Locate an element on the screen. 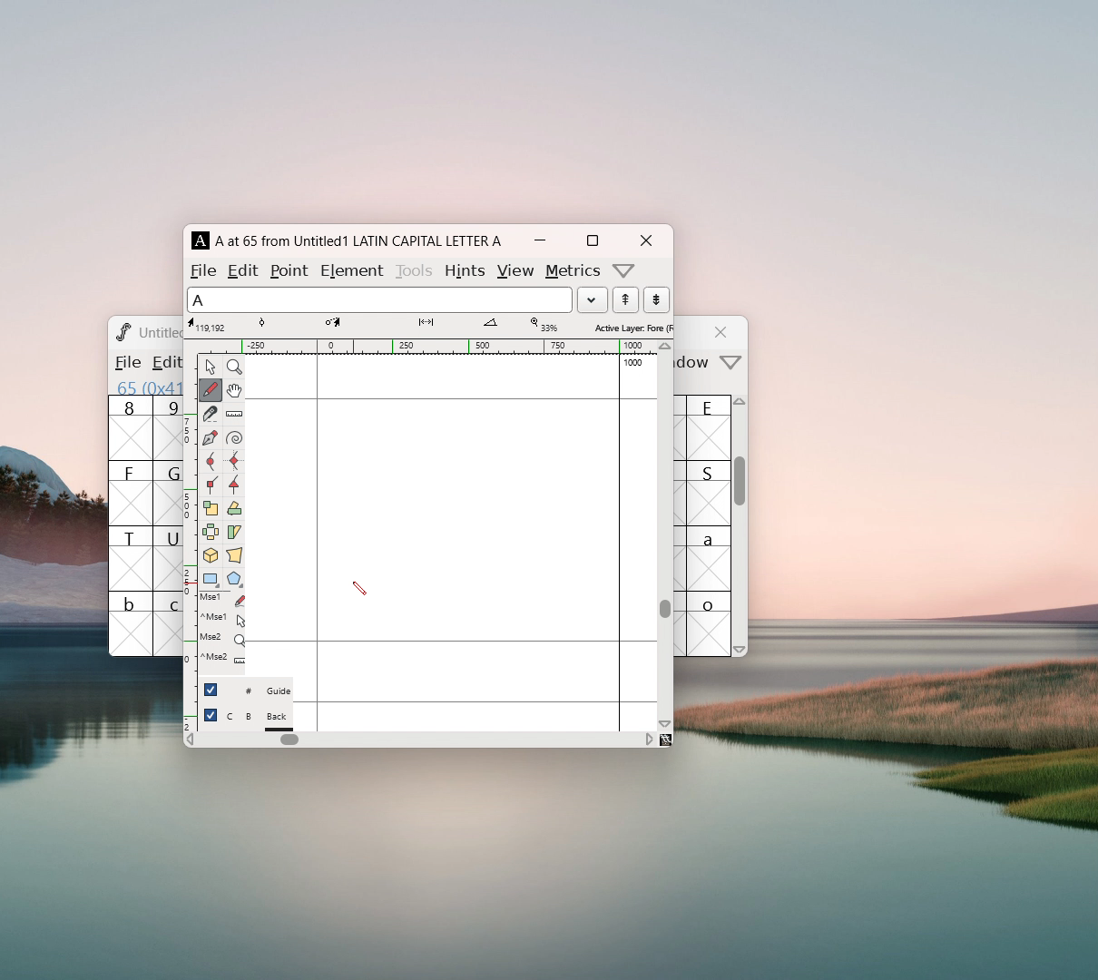  scroll down is located at coordinates (665, 723).